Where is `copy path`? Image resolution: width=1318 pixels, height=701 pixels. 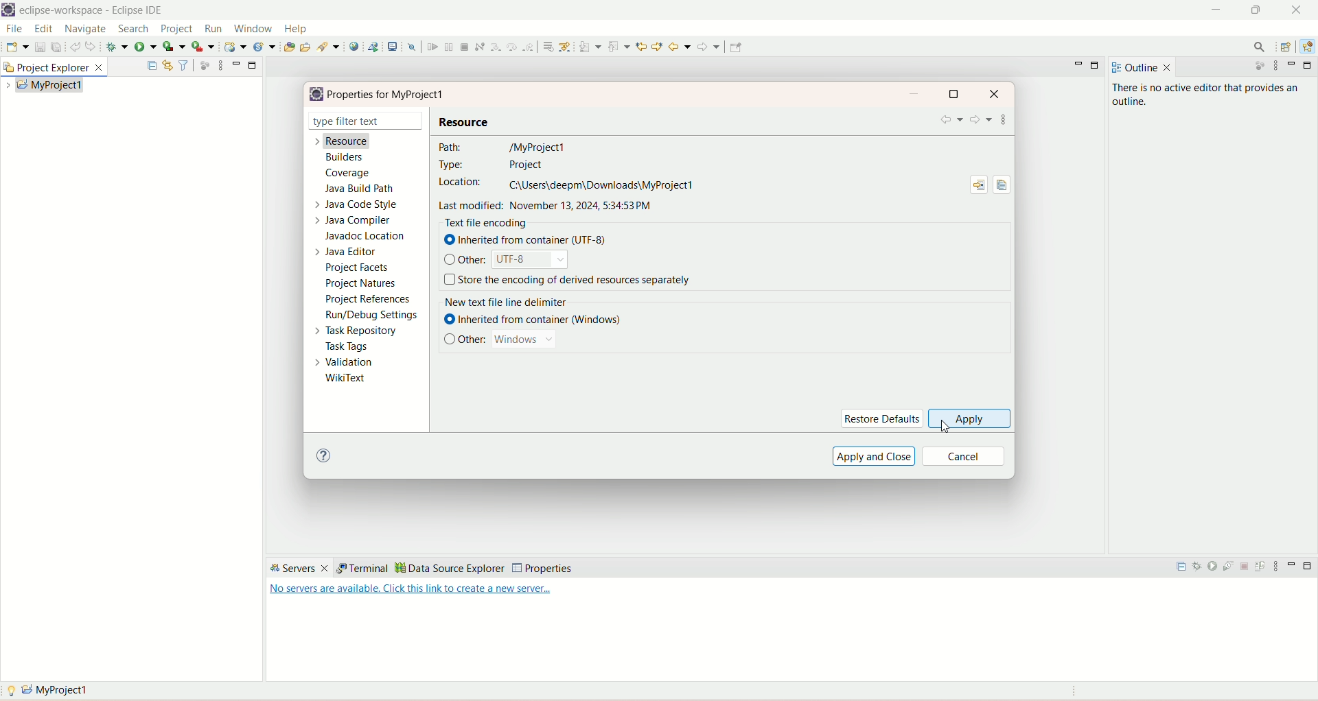
copy path is located at coordinates (1002, 187).